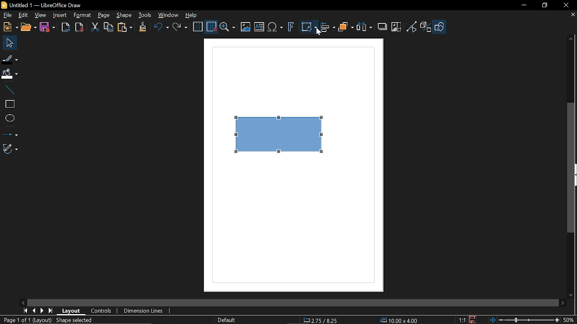  What do you see at coordinates (9, 74) in the screenshot?
I see `Fill color` at bounding box center [9, 74].